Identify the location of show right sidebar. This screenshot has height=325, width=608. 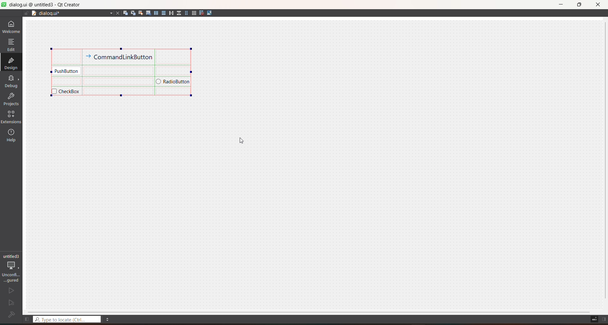
(604, 316).